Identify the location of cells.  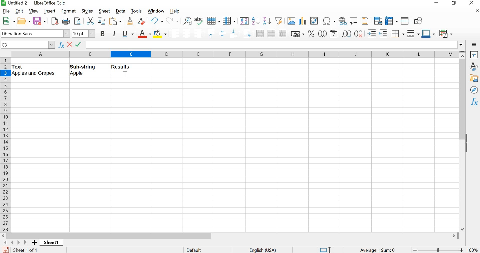
(299, 69).